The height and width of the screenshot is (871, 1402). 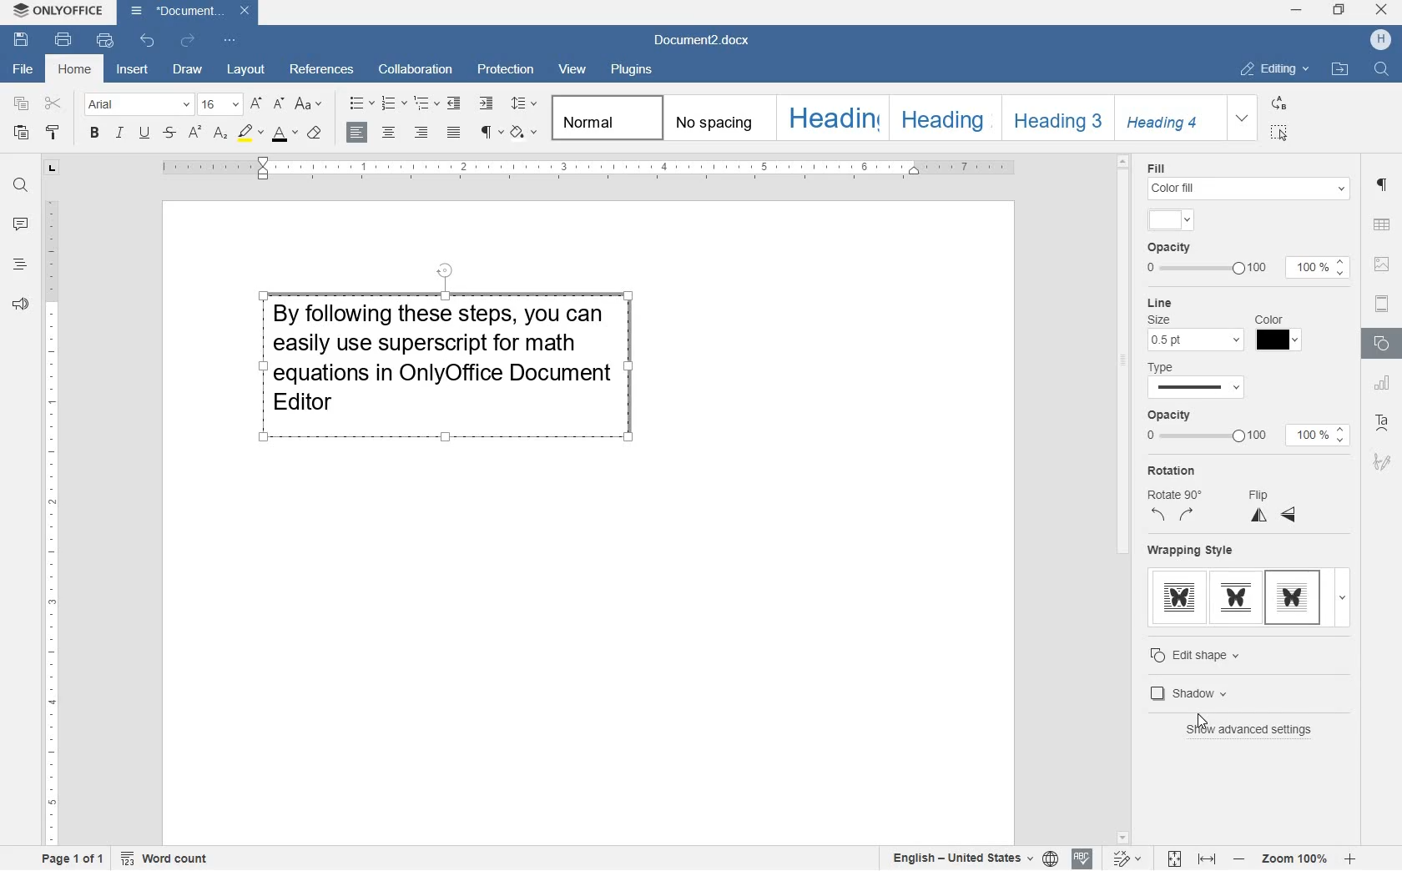 I want to click on increase indent, so click(x=487, y=103).